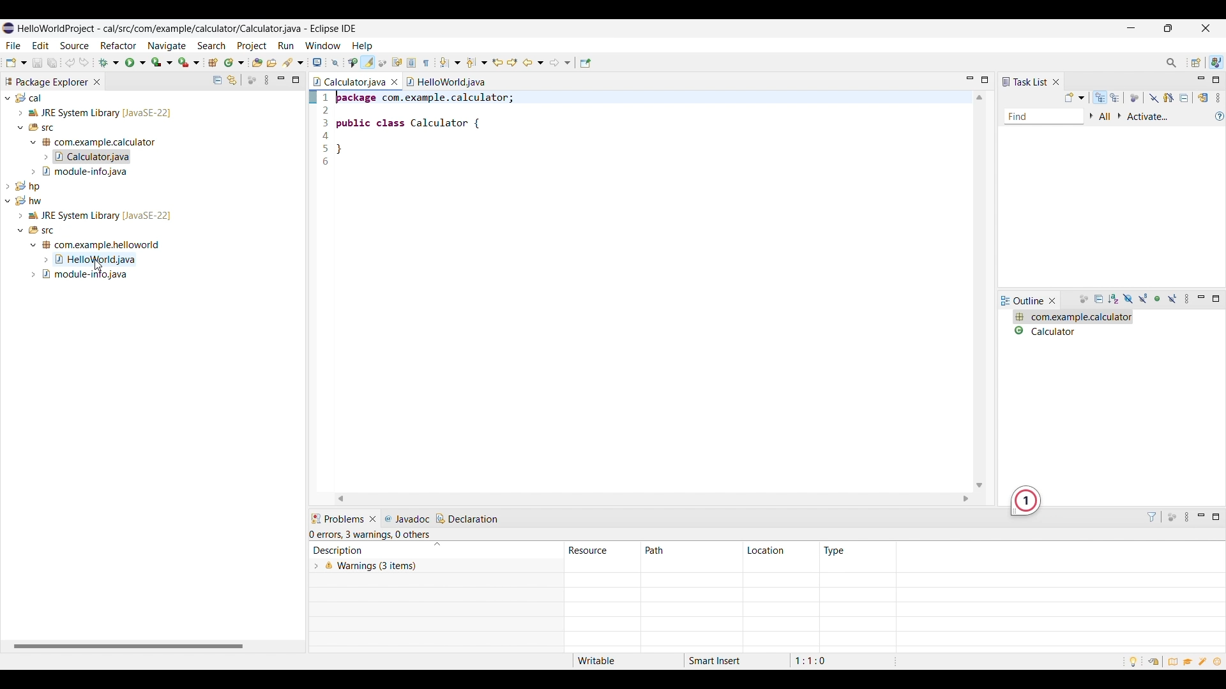  I want to click on Hide static fields and methods, so click(1144, 299).